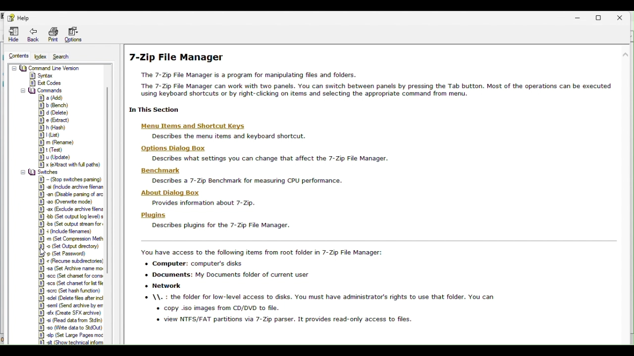 The height and width of the screenshot is (356, 634). I want to click on , so click(31, 35).